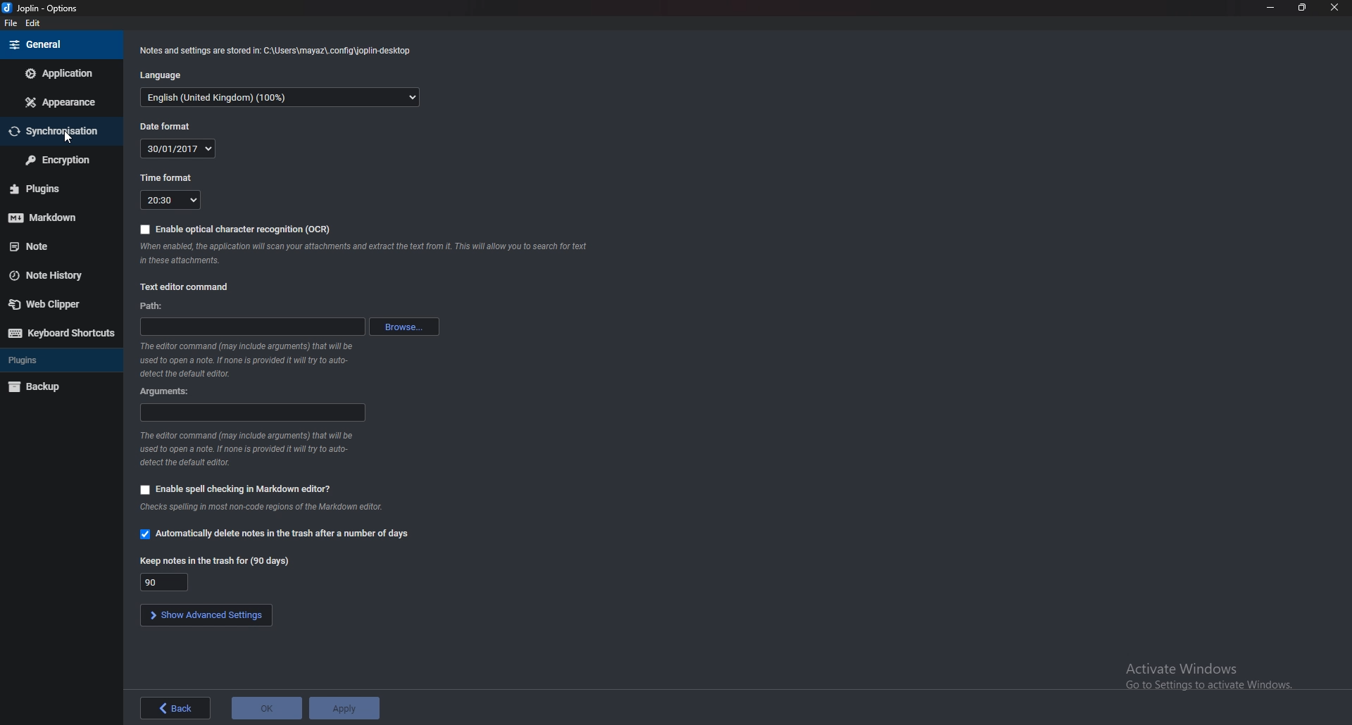  Describe the element at coordinates (172, 200) in the screenshot. I see `time format` at that location.